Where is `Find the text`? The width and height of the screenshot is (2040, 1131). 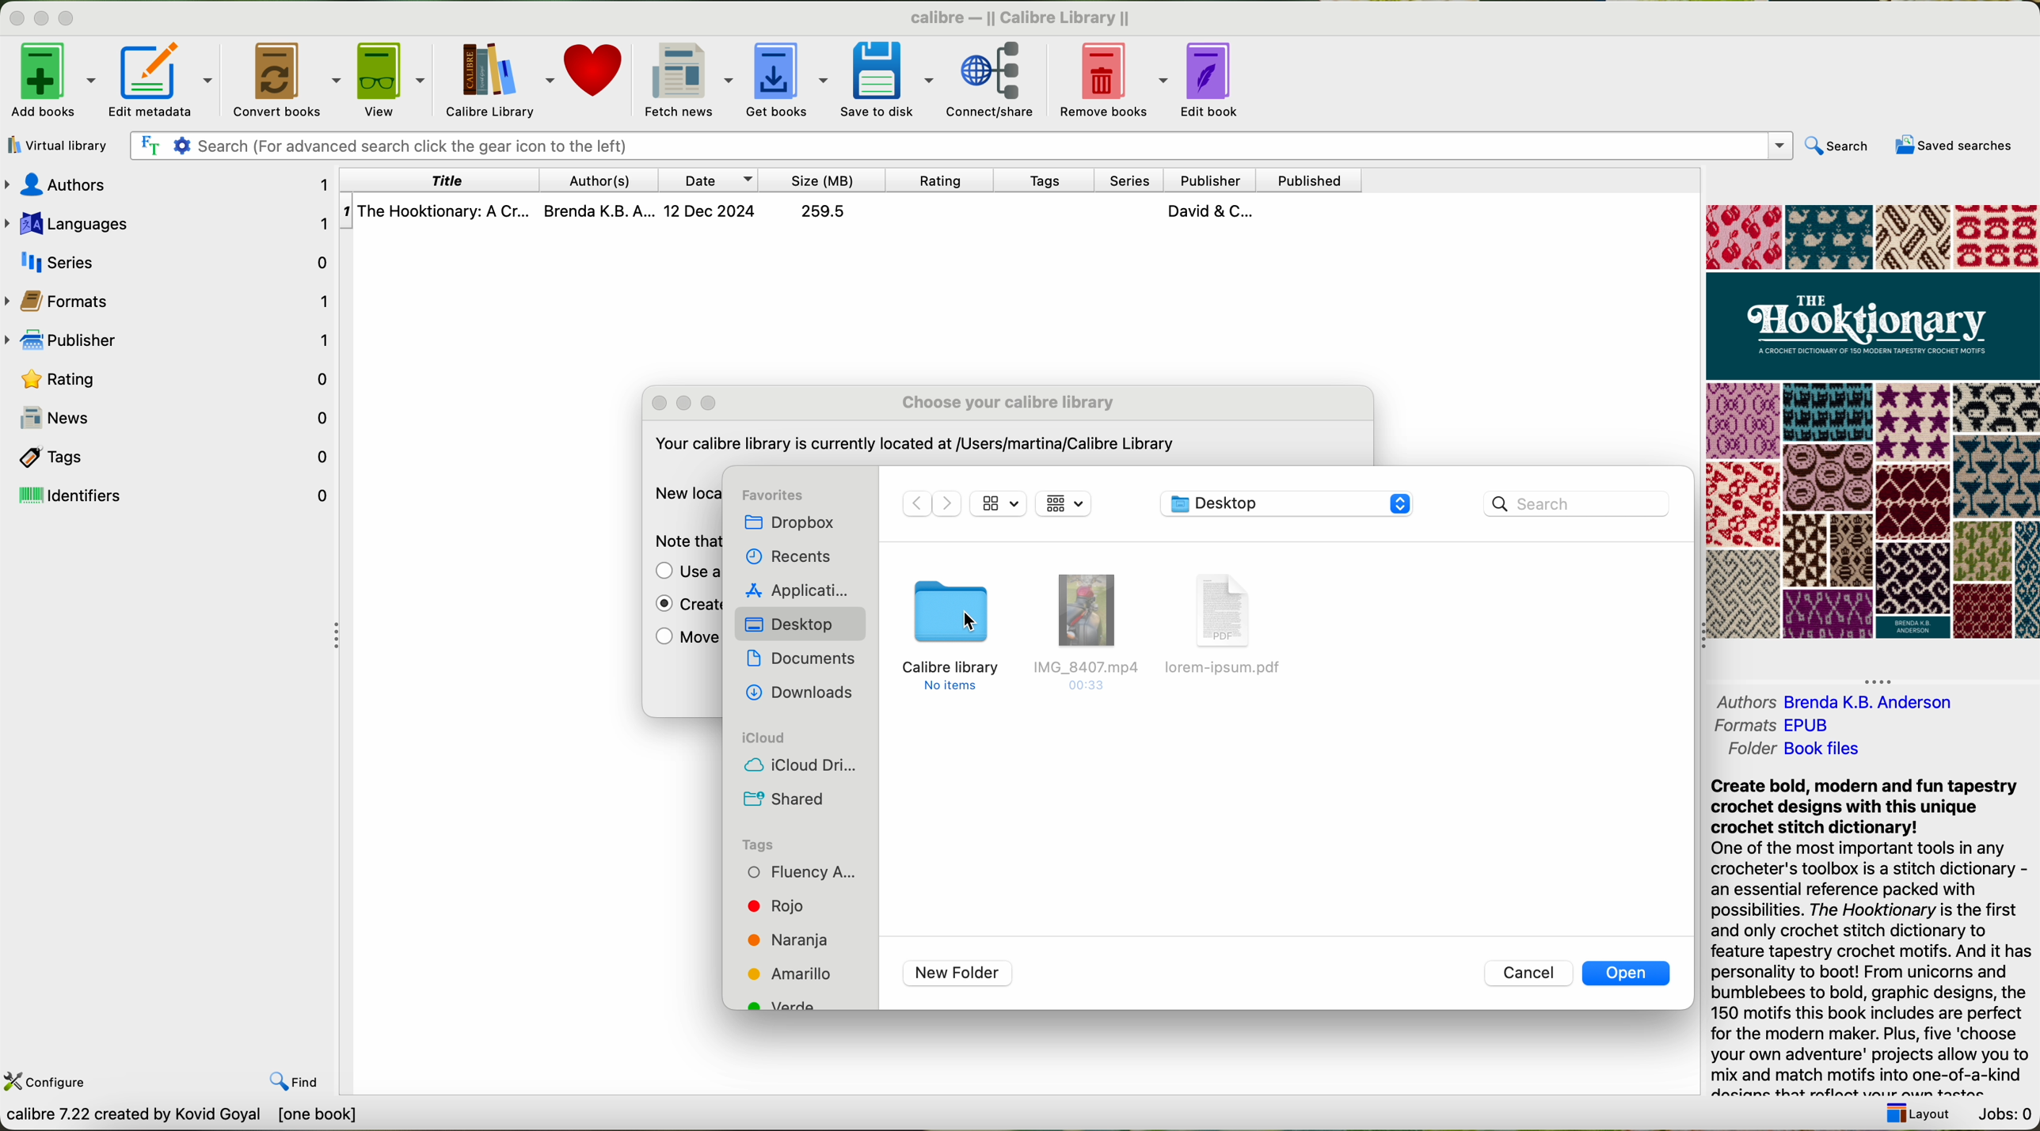
Find the text is located at coordinates (148, 143).